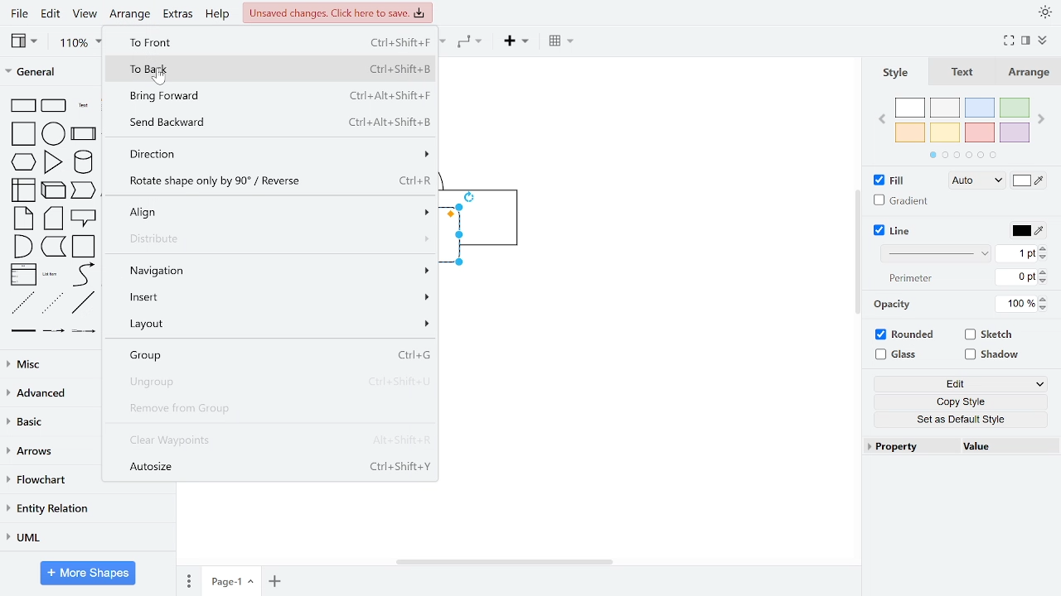  What do you see at coordinates (1009, 41) in the screenshot?
I see `full screen` at bounding box center [1009, 41].